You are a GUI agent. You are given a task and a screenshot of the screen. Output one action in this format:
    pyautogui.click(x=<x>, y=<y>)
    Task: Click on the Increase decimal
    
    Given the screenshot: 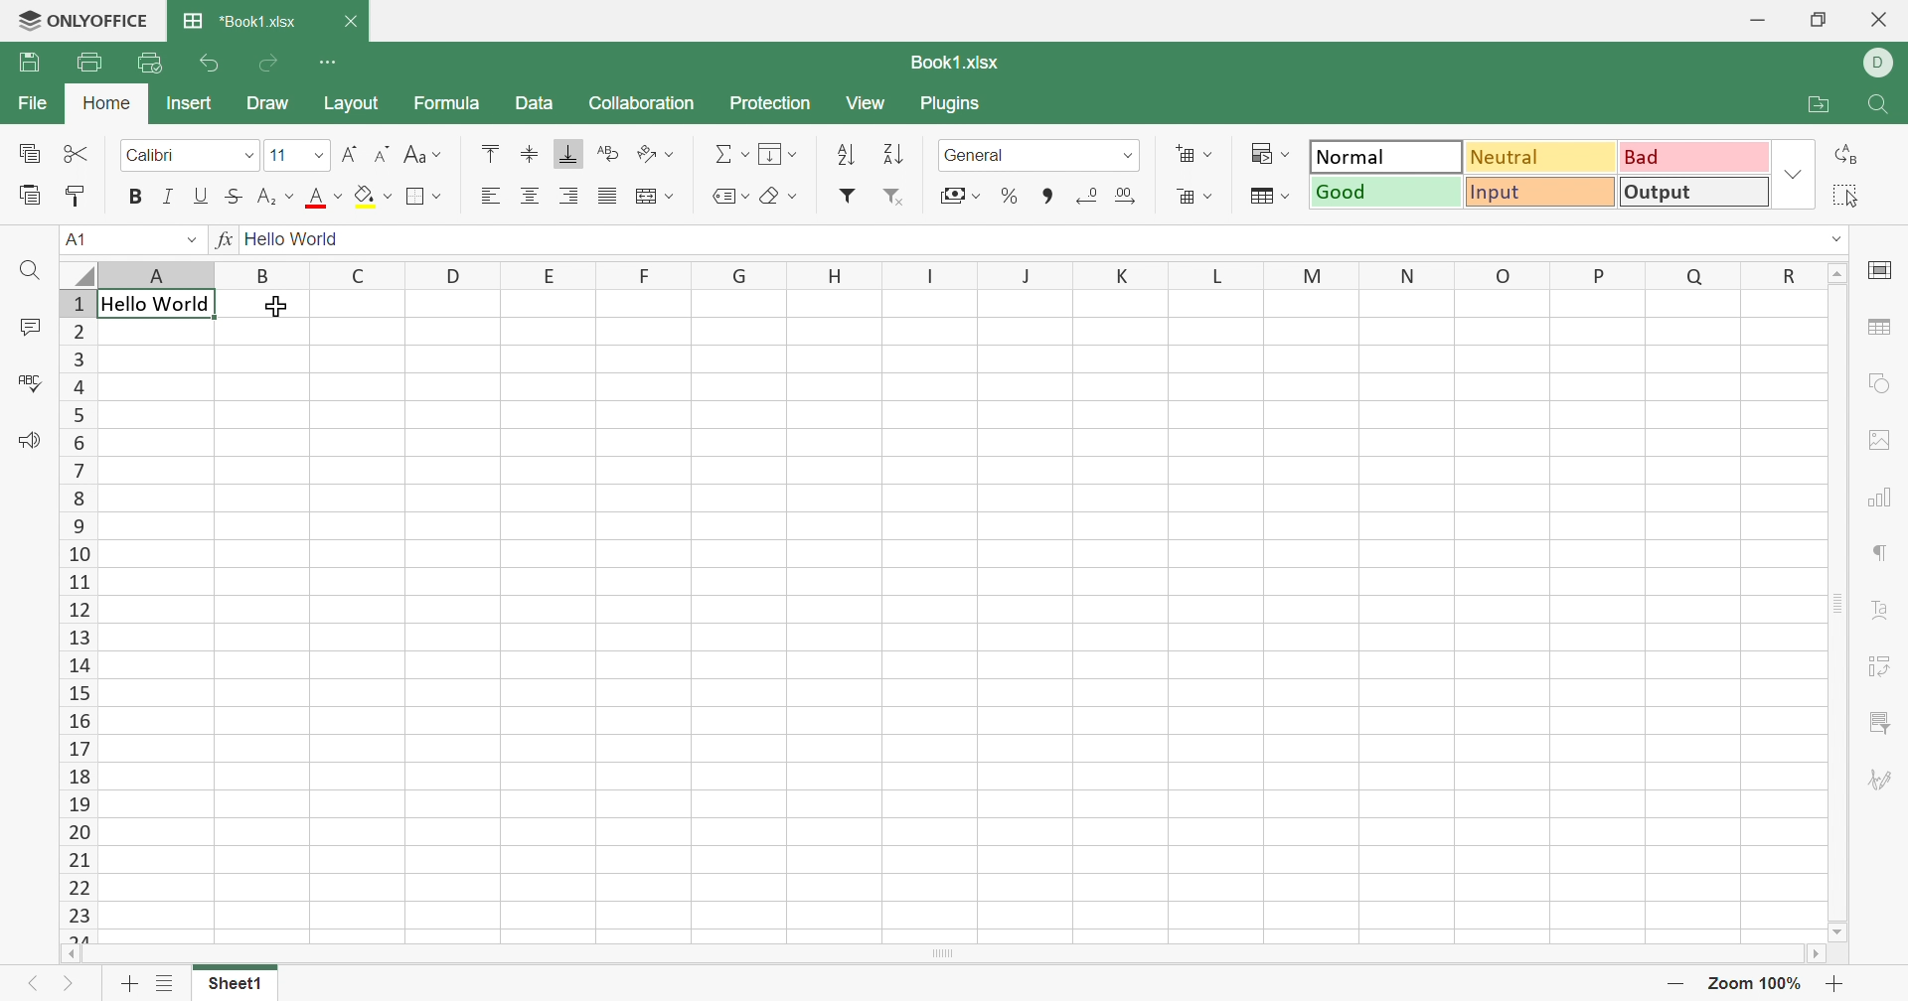 What is the action you would take?
    pyautogui.click(x=1126, y=200)
    